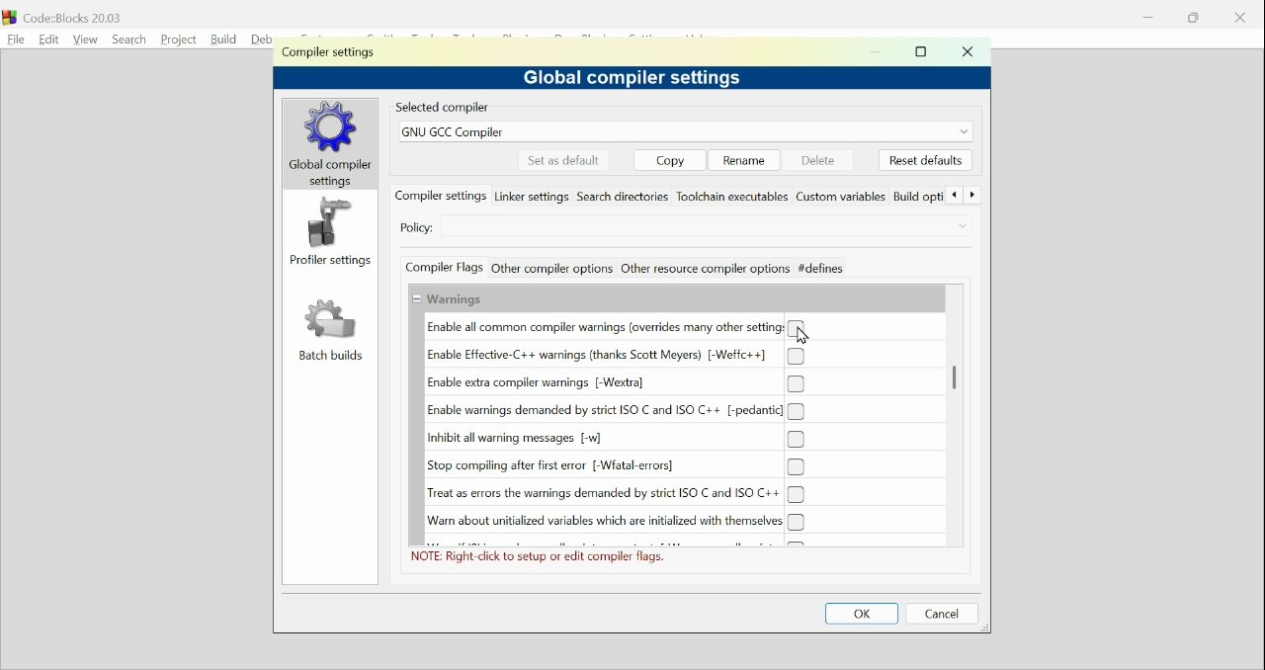 Image resolution: width=1265 pixels, height=670 pixels. Describe the element at coordinates (221, 39) in the screenshot. I see `build` at that location.